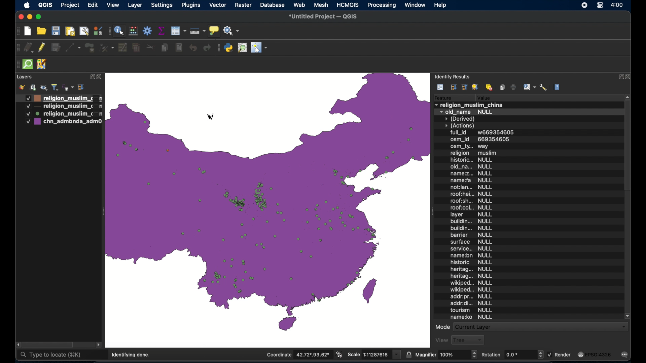  Describe the element at coordinates (414, 5) in the screenshot. I see `window` at that location.